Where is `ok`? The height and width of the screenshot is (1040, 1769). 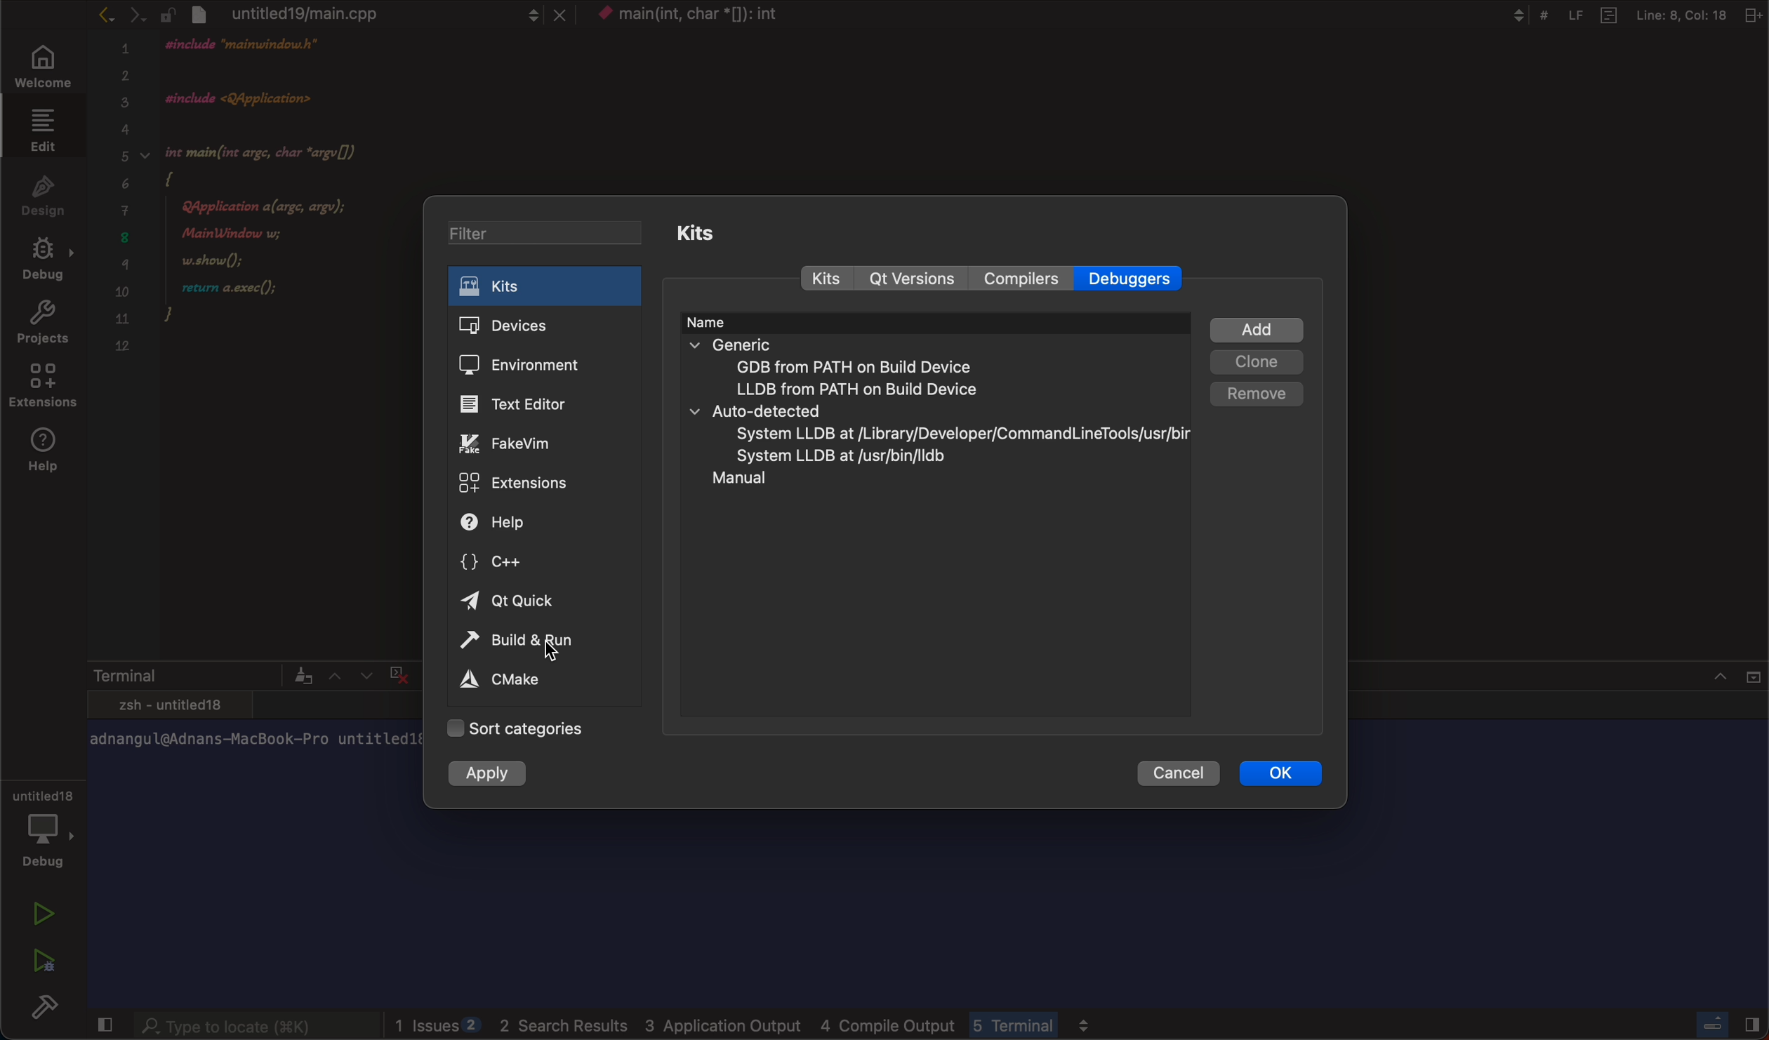 ok is located at coordinates (1280, 774).